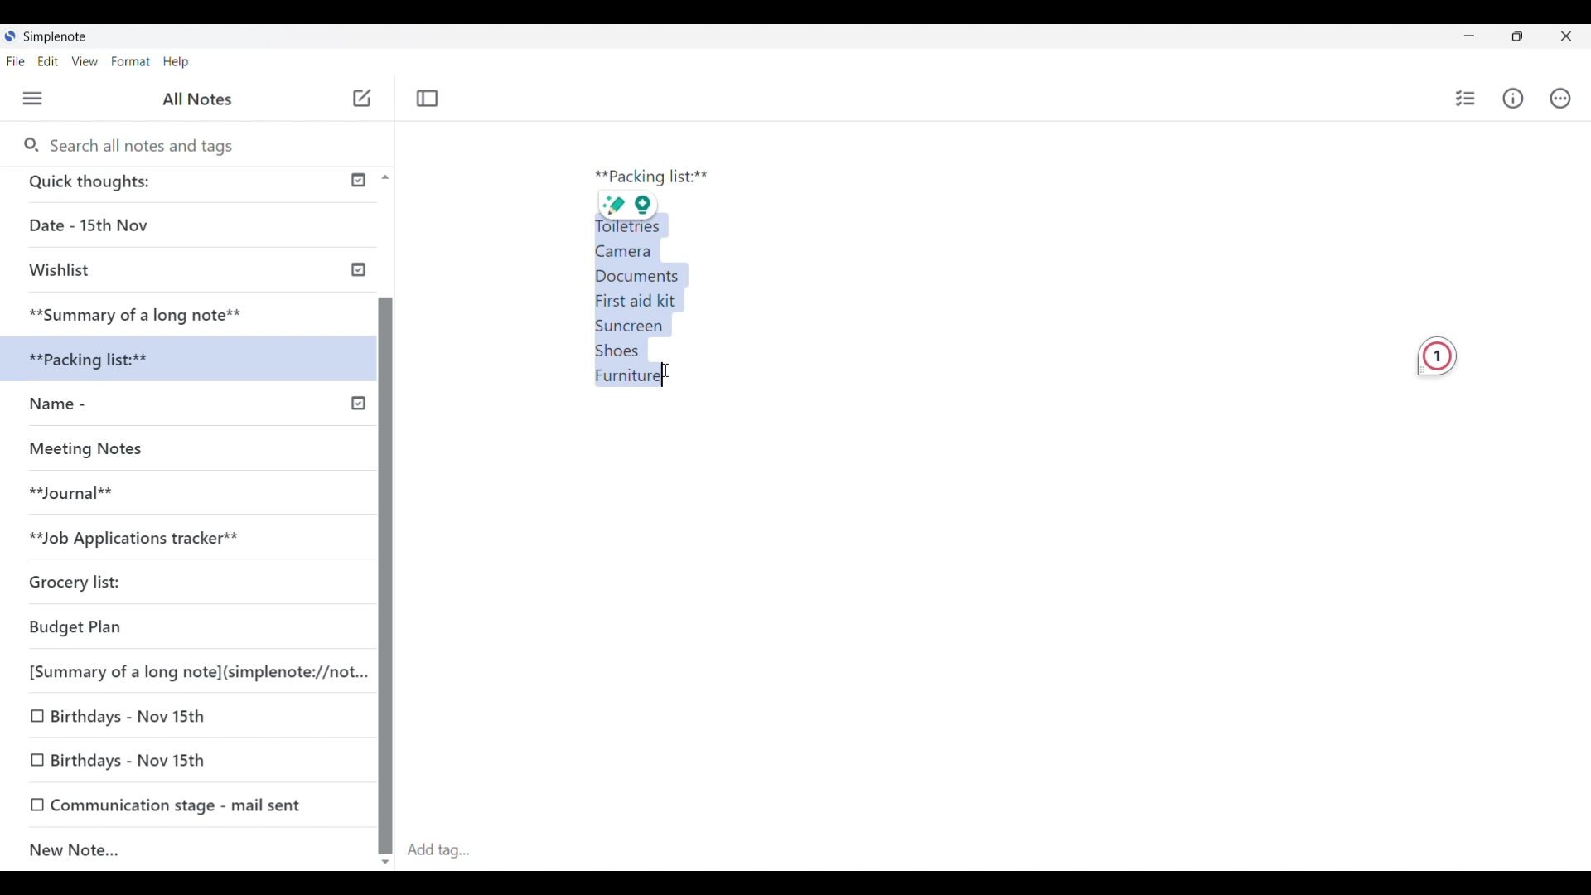 Image resolution: width=1591 pixels, height=895 pixels. Describe the element at coordinates (385, 863) in the screenshot. I see `Quick slide to bottom` at that location.